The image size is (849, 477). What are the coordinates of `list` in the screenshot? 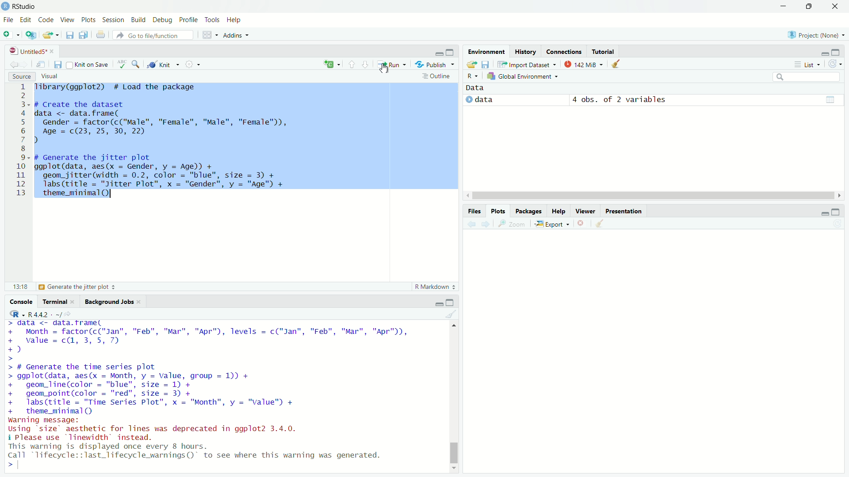 It's located at (808, 64).